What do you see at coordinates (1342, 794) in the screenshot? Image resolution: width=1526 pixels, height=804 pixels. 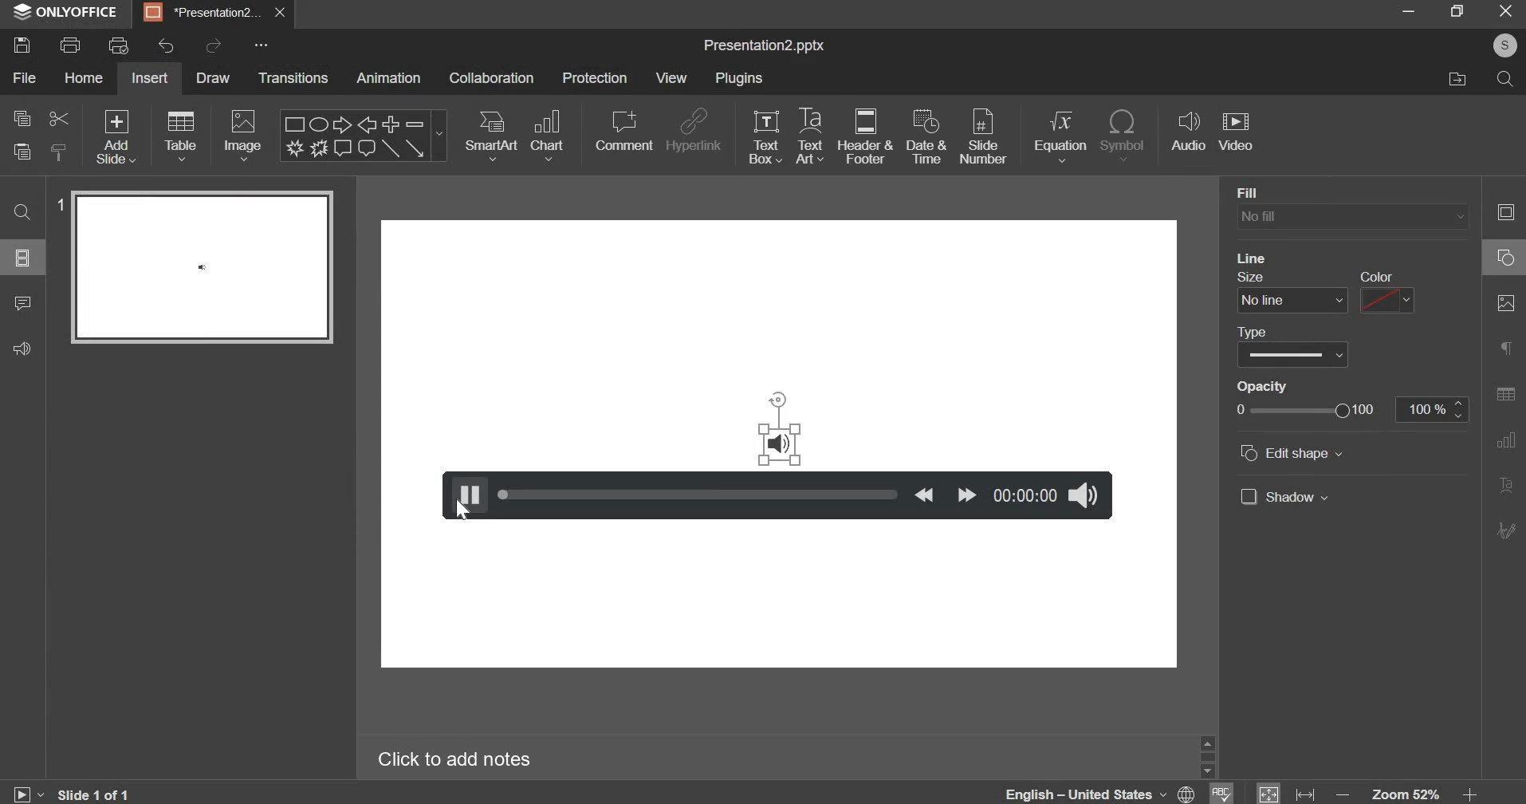 I see `decrease zoom` at bounding box center [1342, 794].